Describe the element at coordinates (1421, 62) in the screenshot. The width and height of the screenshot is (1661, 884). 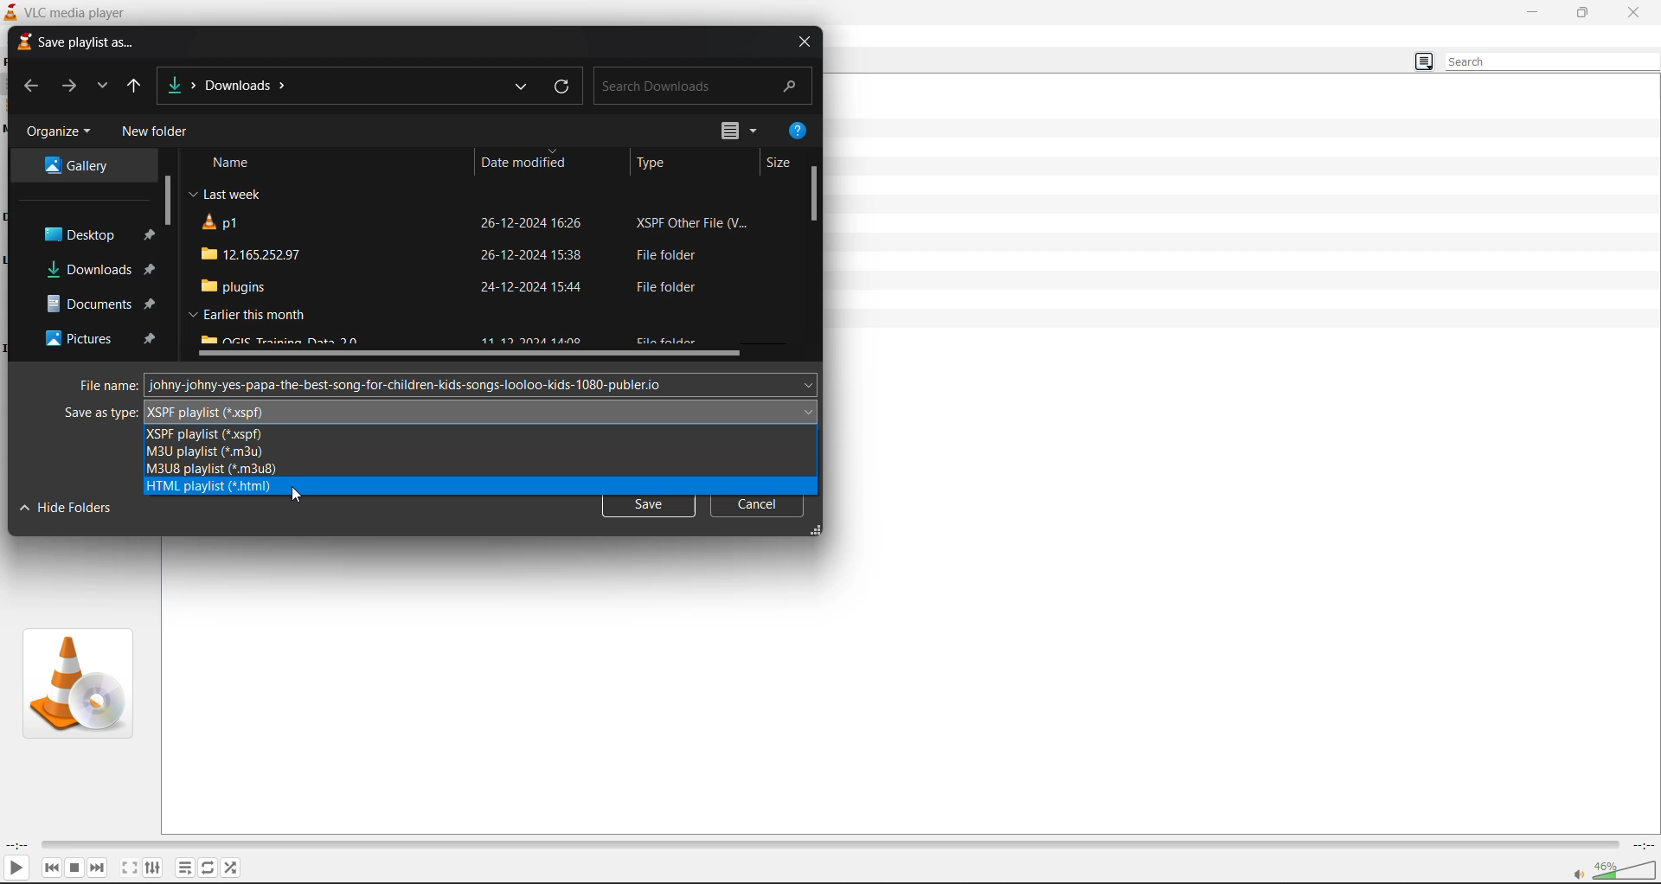
I see `change view` at that location.